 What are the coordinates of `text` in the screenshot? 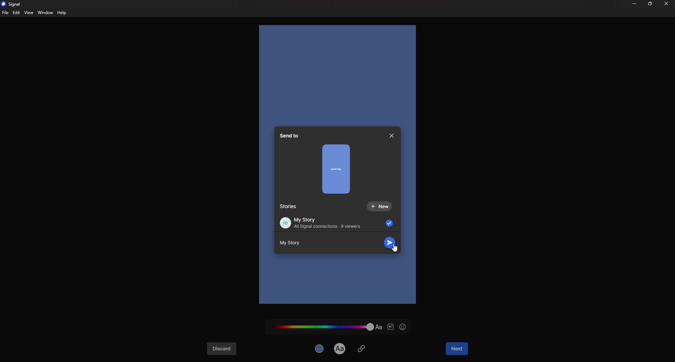 It's located at (379, 327).